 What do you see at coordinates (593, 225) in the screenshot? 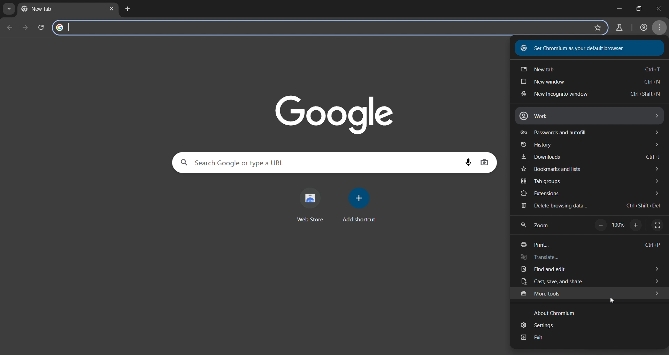
I see `zoom ` at bounding box center [593, 225].